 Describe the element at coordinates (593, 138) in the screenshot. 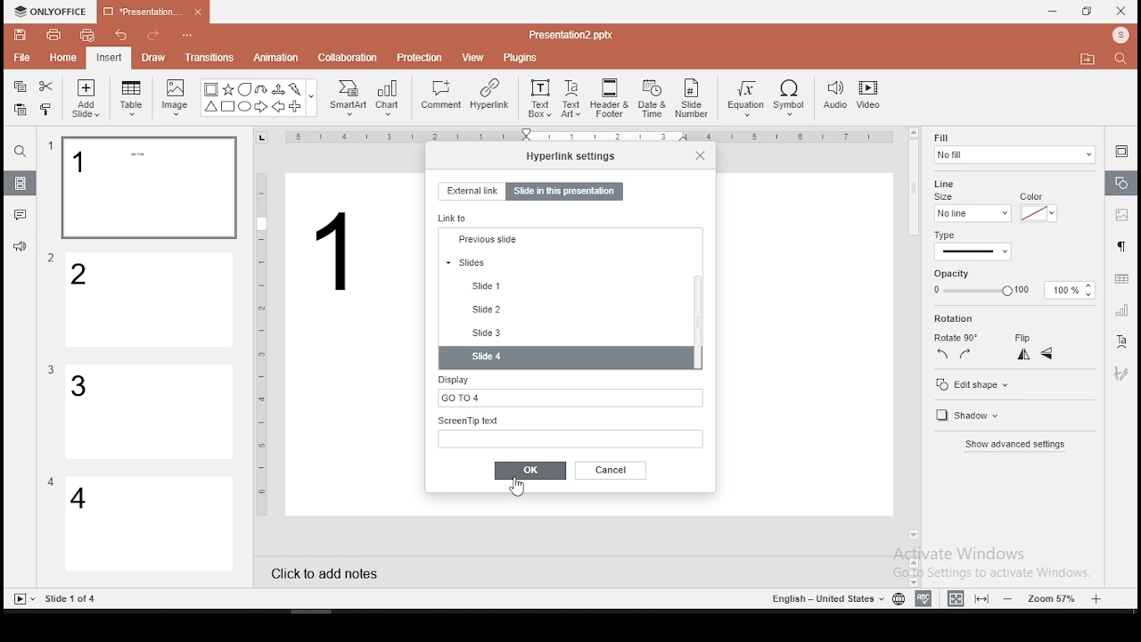

I see `` at that location.